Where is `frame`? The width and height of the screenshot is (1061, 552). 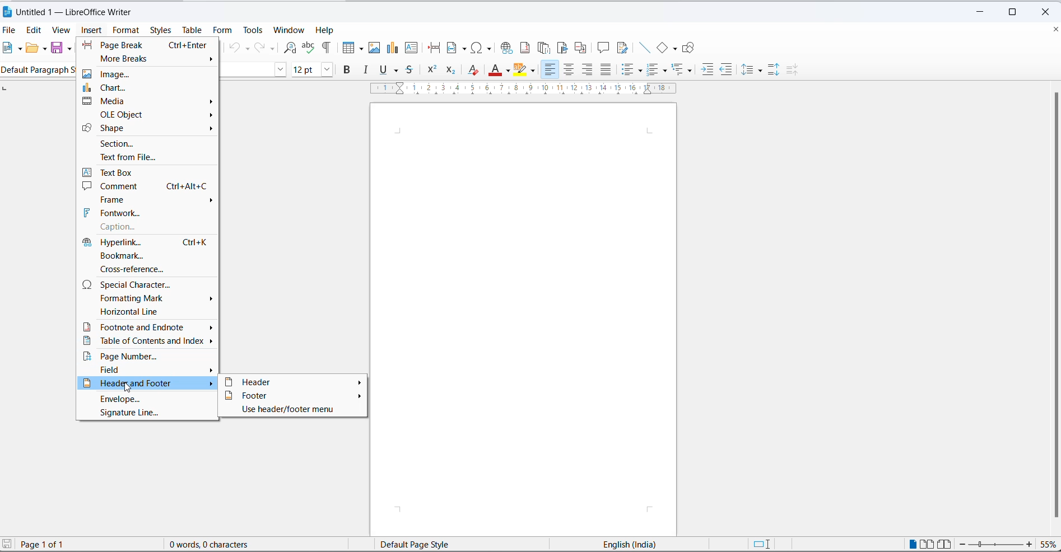 frame is located at coordinates (147, 199).